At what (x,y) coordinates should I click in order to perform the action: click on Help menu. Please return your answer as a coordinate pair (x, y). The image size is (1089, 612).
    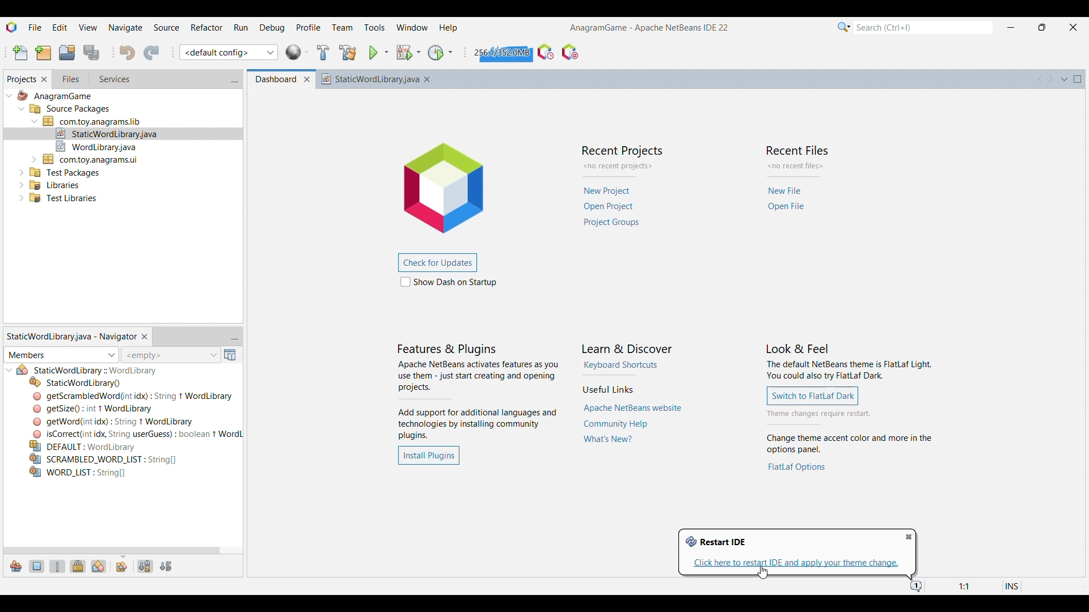
    Looking at the image, I should click on (449, 29).